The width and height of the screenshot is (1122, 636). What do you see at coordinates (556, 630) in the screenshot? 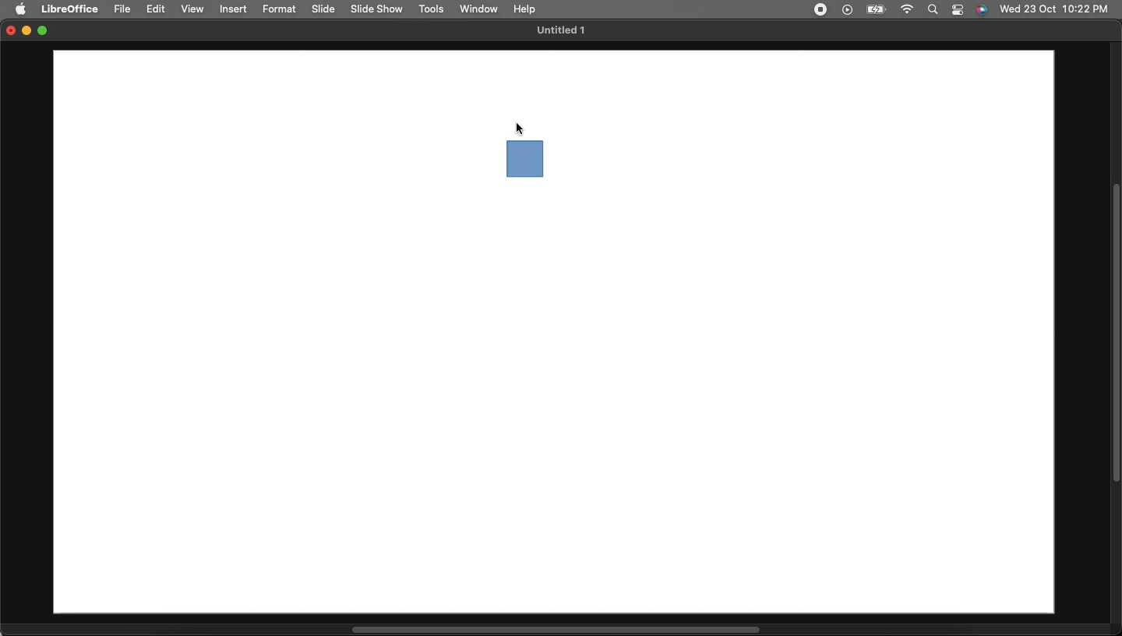
I see `Scroll` at bounding box center [556, 630].